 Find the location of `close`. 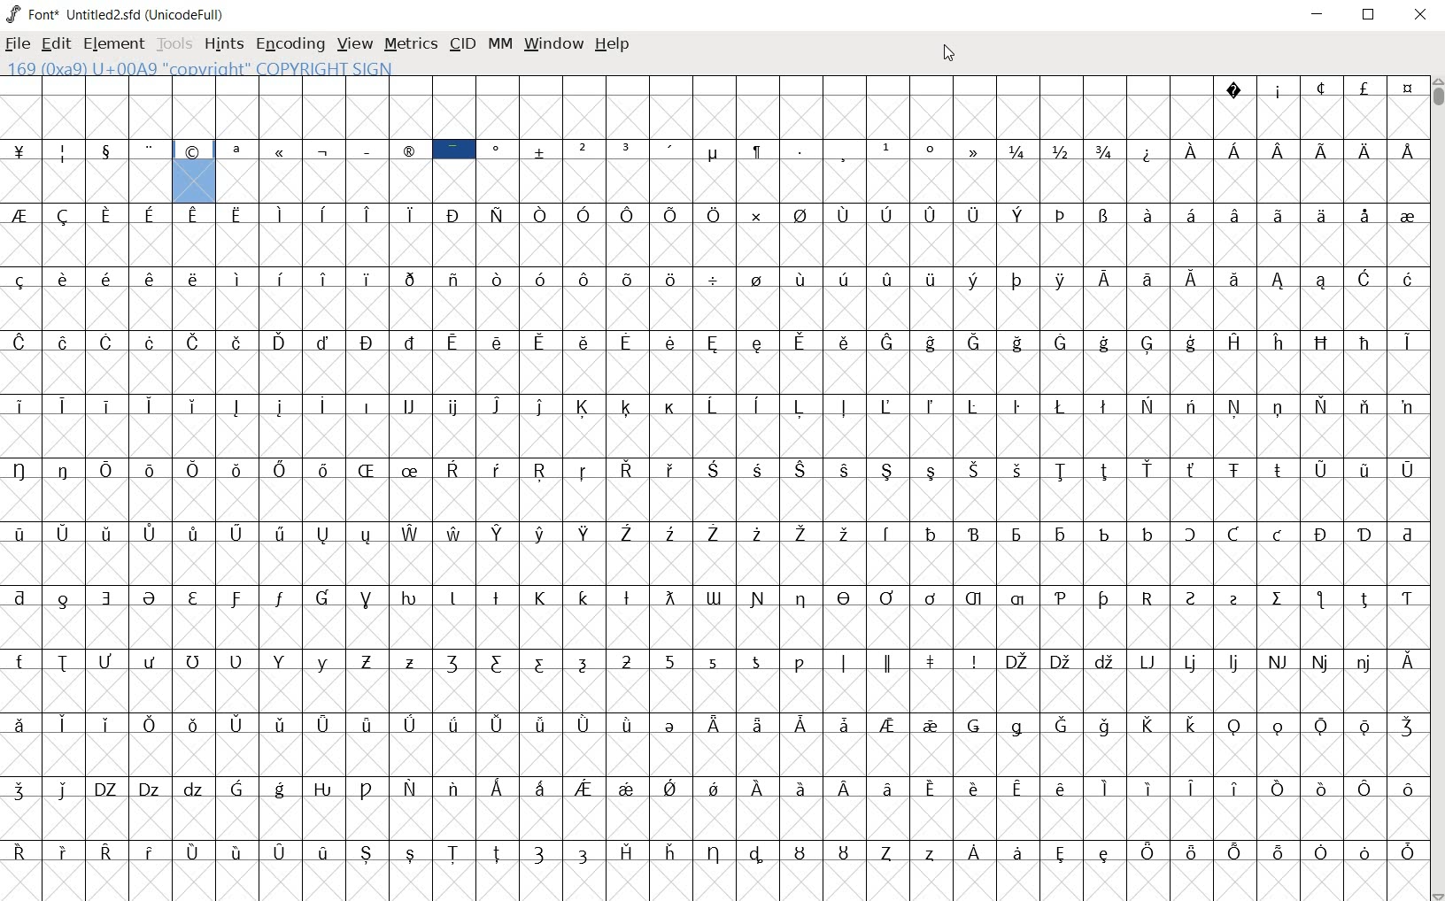

close is located at coordinates (947, 54).